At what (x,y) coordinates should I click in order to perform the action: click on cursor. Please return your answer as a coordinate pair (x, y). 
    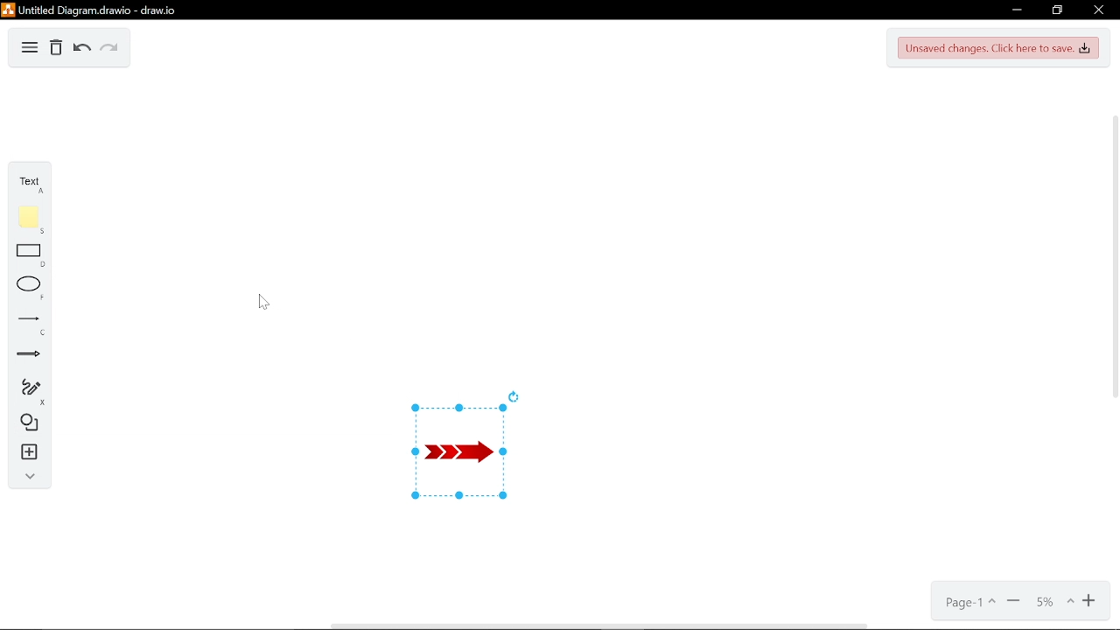
    Looking at the image, I should click on (265, 300).